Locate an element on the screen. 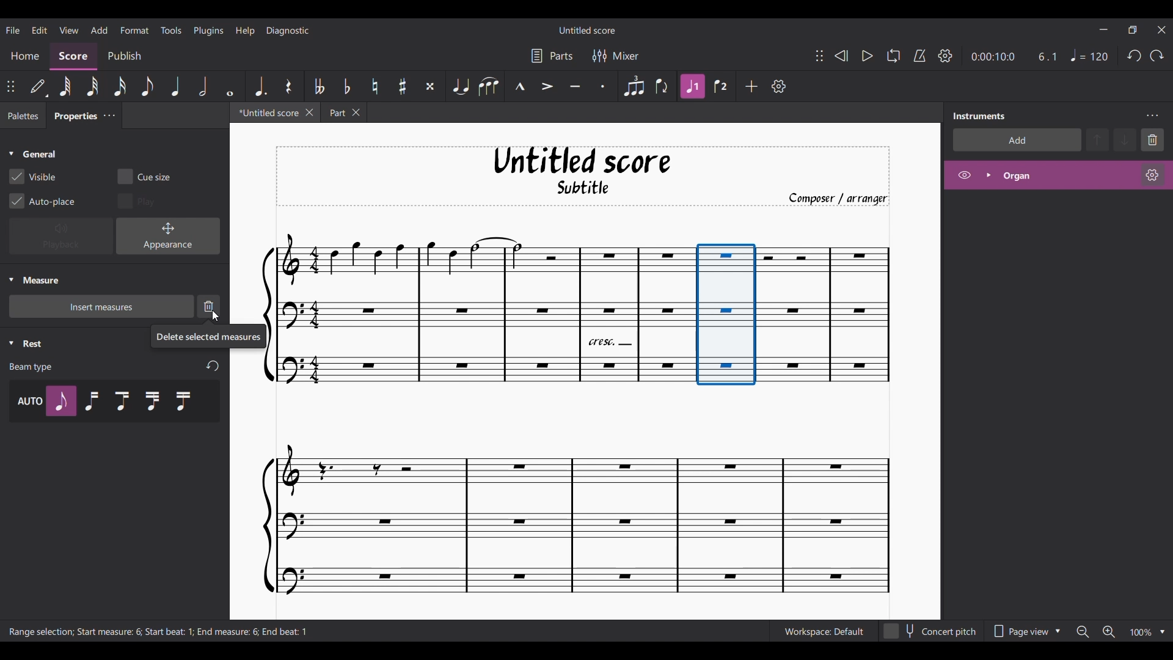 The image size is (1173, 660). Flip direction is located at coordinates (662, 86).